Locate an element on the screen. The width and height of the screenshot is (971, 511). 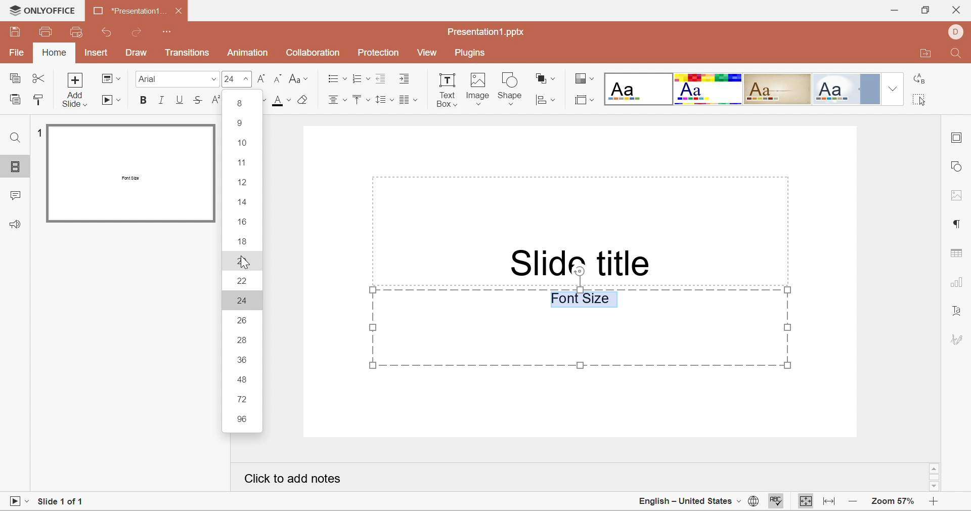
DELL is located at coordinates (956, 31).